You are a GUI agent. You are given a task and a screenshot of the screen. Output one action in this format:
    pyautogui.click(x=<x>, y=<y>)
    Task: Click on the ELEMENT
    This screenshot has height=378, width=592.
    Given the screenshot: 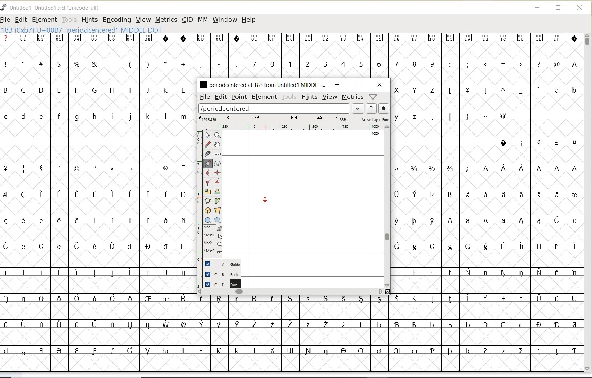 What is the action you would take?
    pyautogui.click(x=44, y=20)
    